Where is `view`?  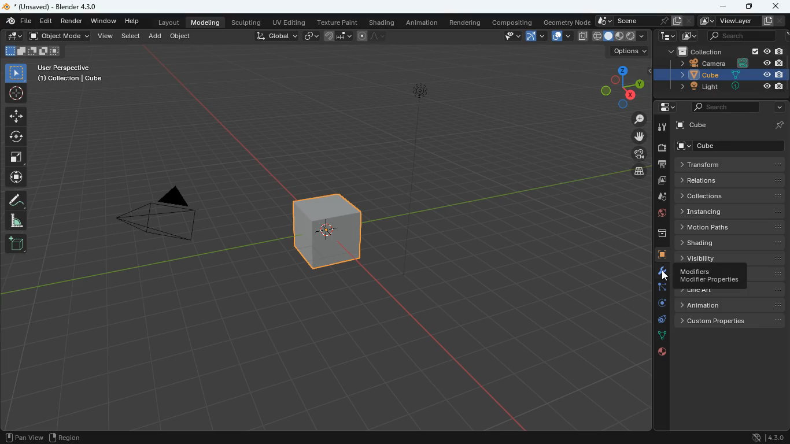
view is located at coordinates (106, 36).